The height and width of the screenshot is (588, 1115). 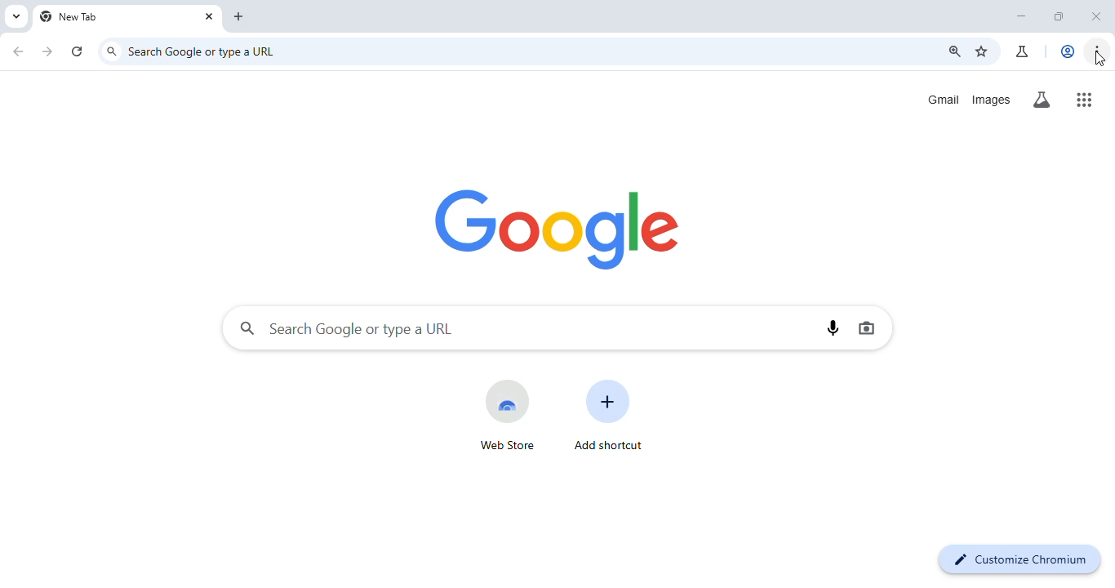 I want to click on add new tab, so click(x=241, y=16).